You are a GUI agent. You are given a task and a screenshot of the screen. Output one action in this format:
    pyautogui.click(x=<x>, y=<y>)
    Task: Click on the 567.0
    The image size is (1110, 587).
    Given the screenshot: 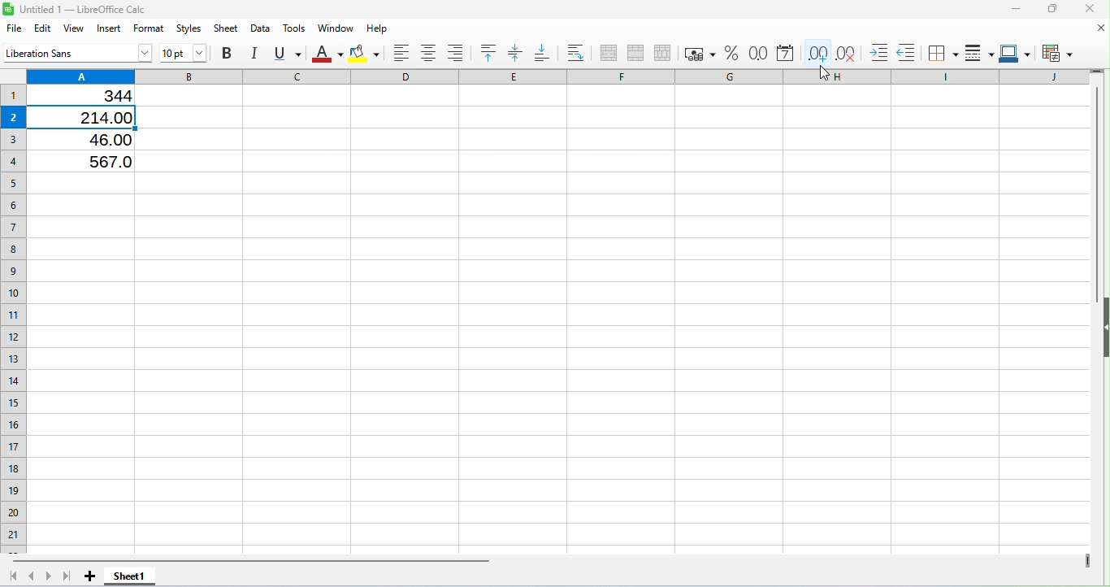 What is the action you would take?
    pyautogui.click(x=93, y=159)
    